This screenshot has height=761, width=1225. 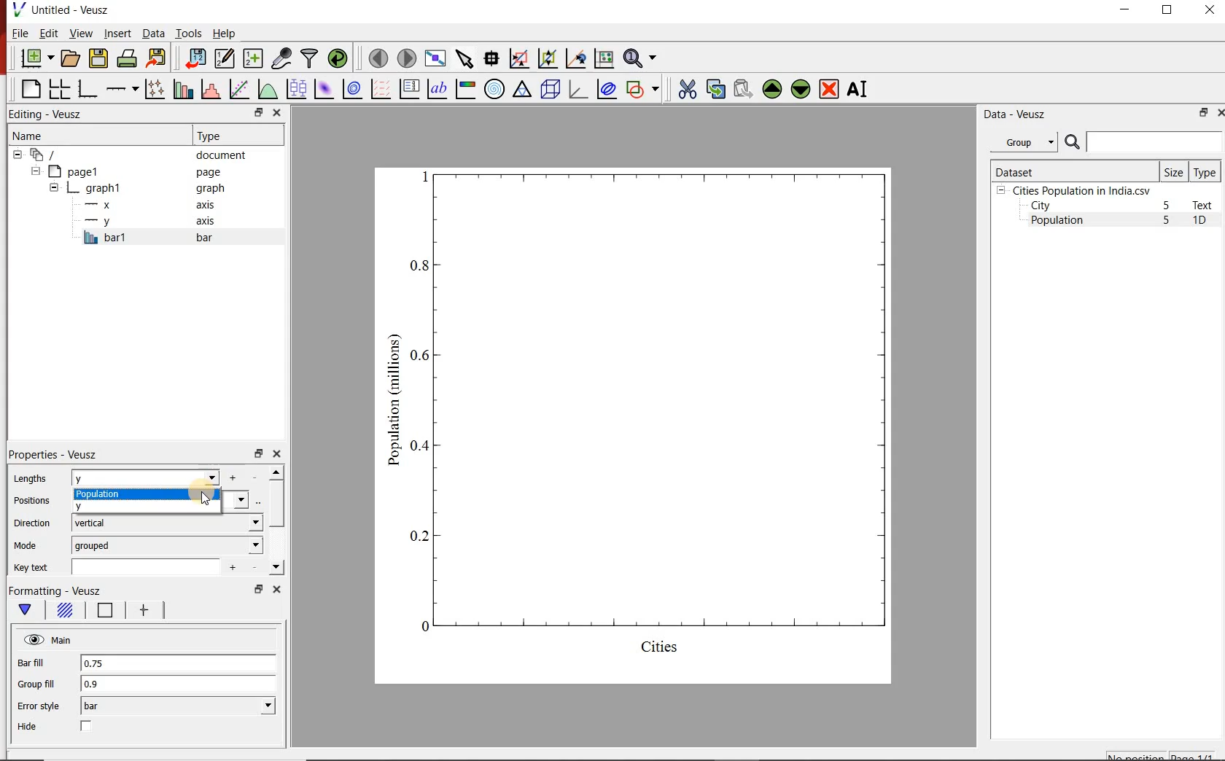 I want to click on 1D, so click(x=1205, y=222).